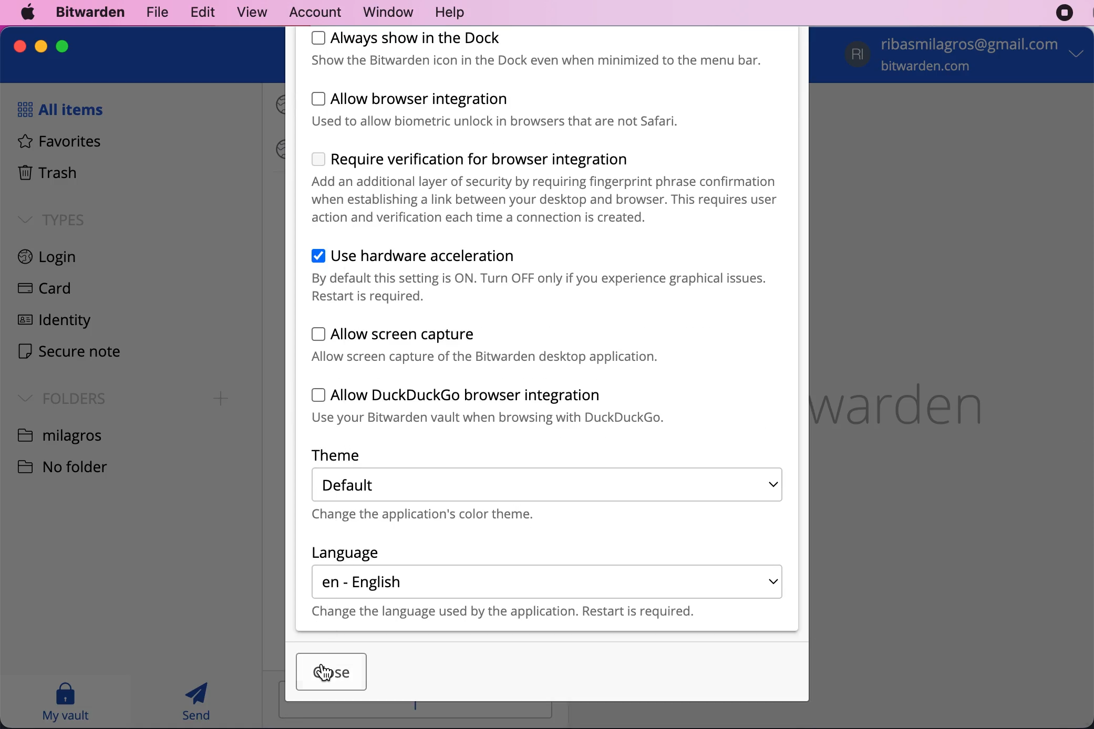  What do you see at coordinates (440, 516) in the screenshot?
I see `change the application's color theme` at bounding box center [440, 516].